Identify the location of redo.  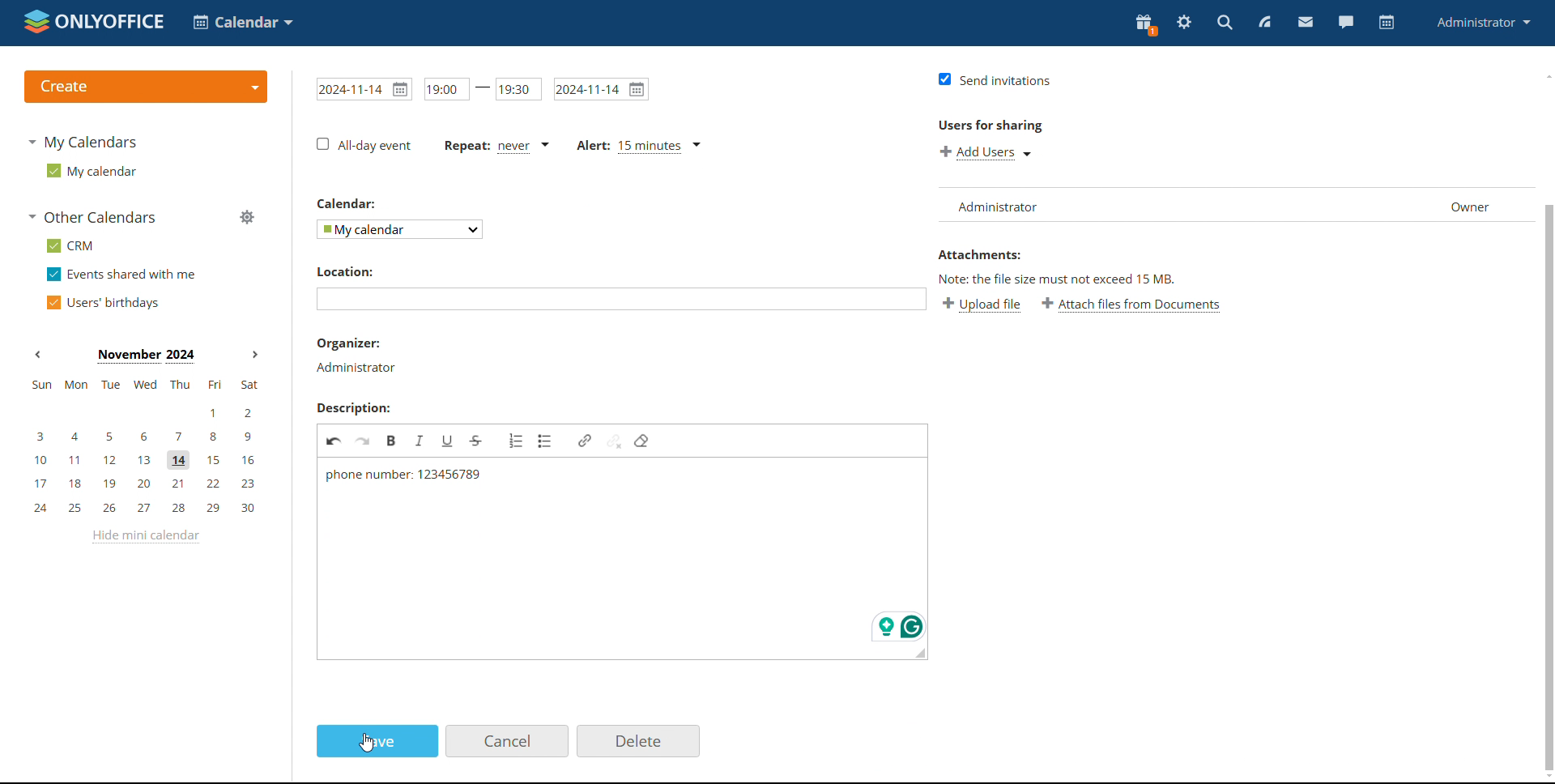
(361, 440).